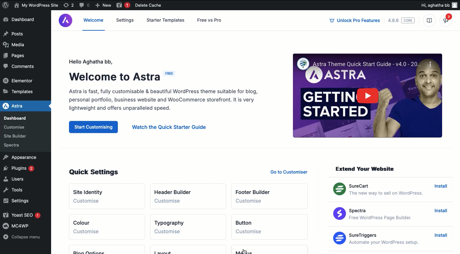 The width and height of the screenshot is (460, 254). What do you see at coordinates (24, 34) in the screenshot?
I see `Posts` at bounding box center [24, 34].